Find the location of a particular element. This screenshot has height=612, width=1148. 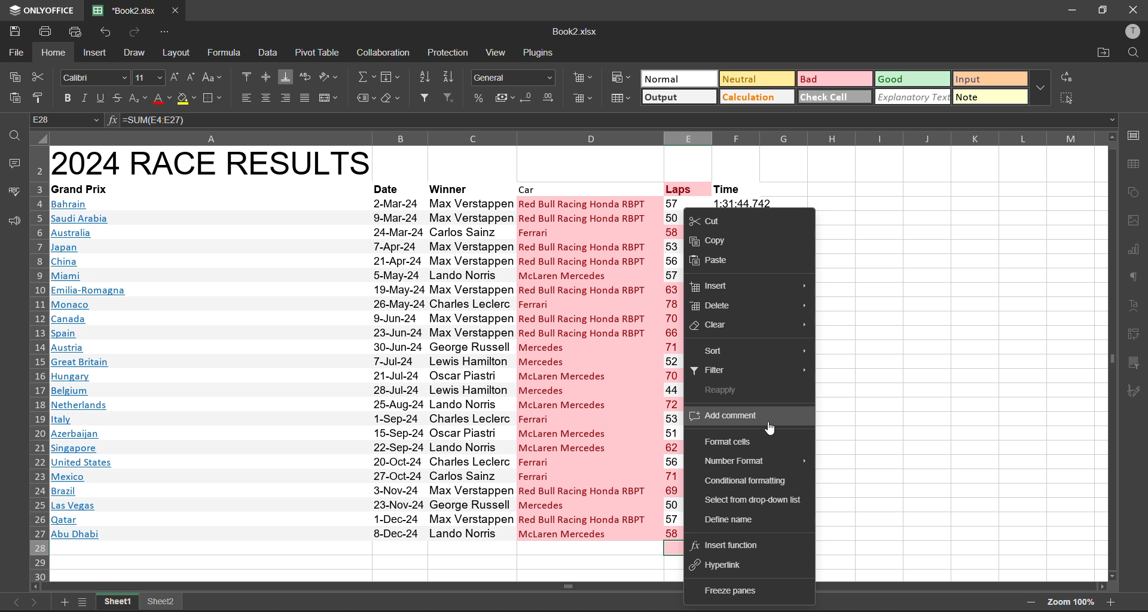

open location is located at coordinates (1104, 53).